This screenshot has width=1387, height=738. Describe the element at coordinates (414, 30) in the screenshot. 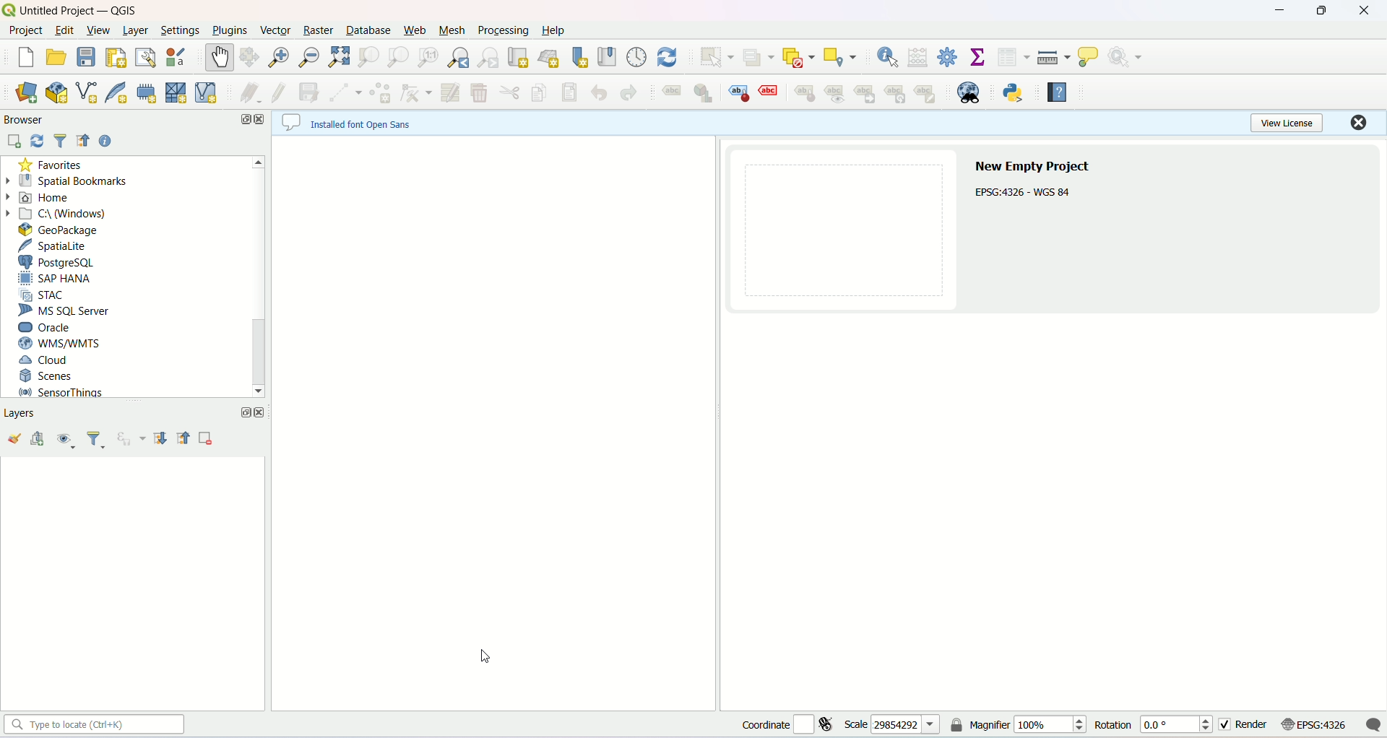

I see `web` at that location.